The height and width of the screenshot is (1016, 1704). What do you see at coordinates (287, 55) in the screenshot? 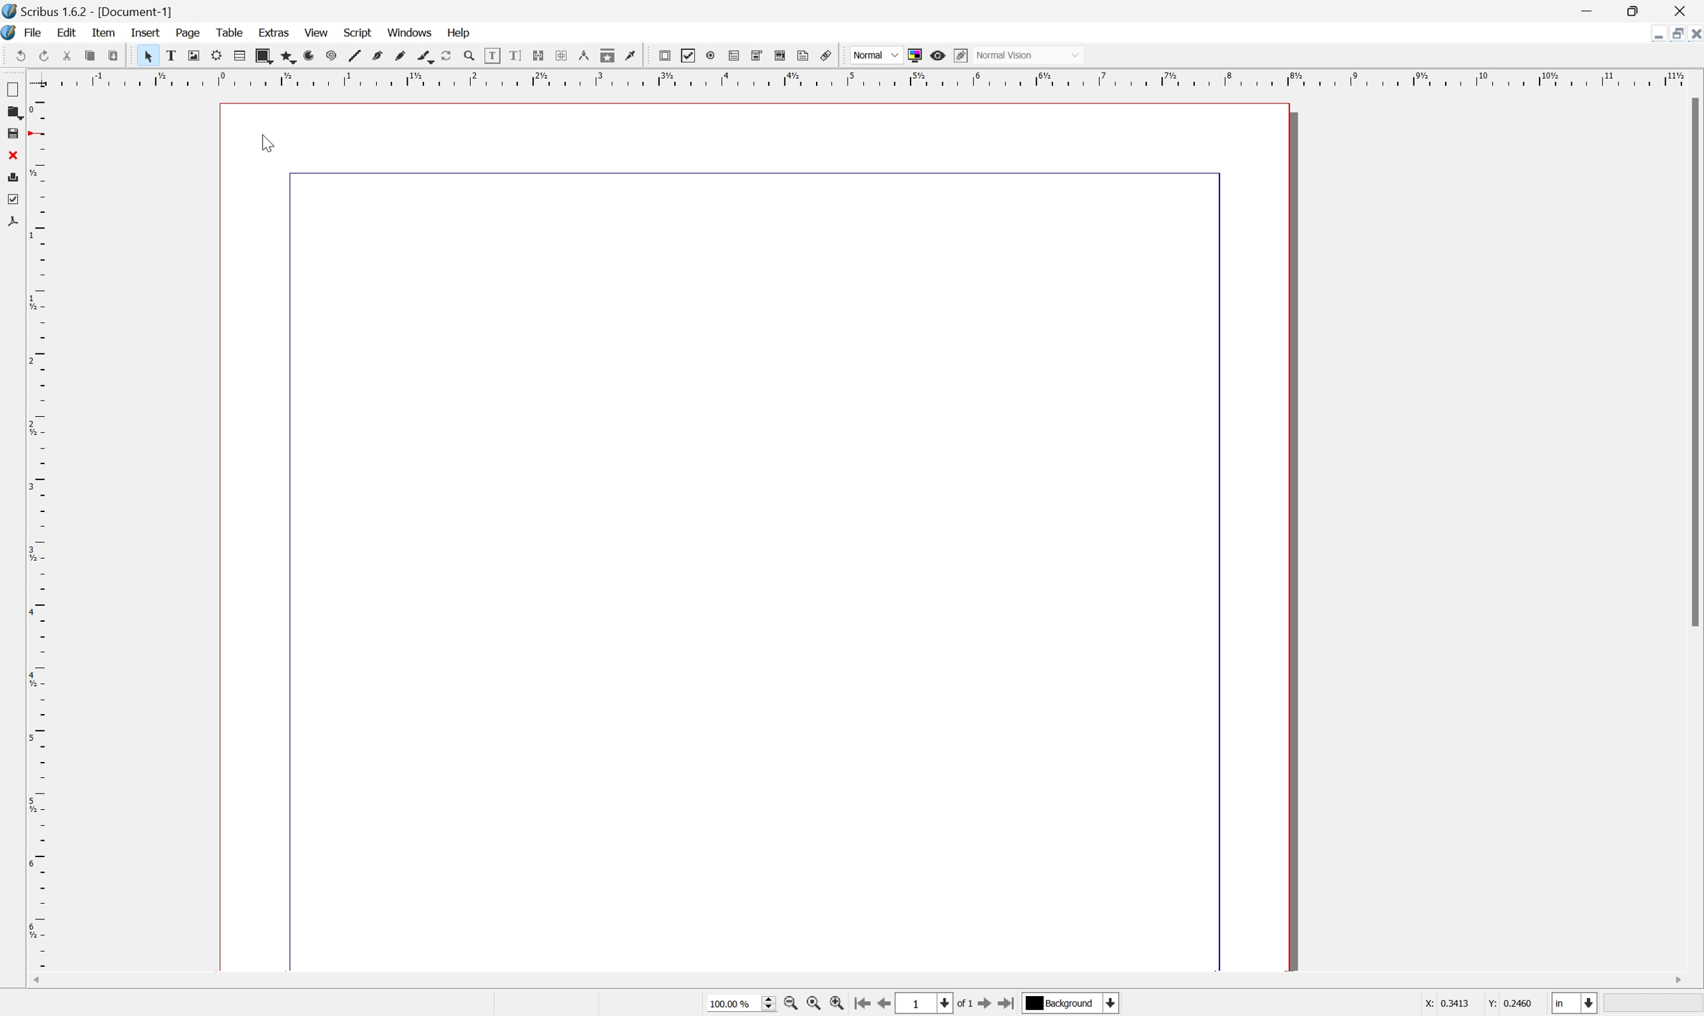
I see `preflight verifier` at bounding box center [287, 55].